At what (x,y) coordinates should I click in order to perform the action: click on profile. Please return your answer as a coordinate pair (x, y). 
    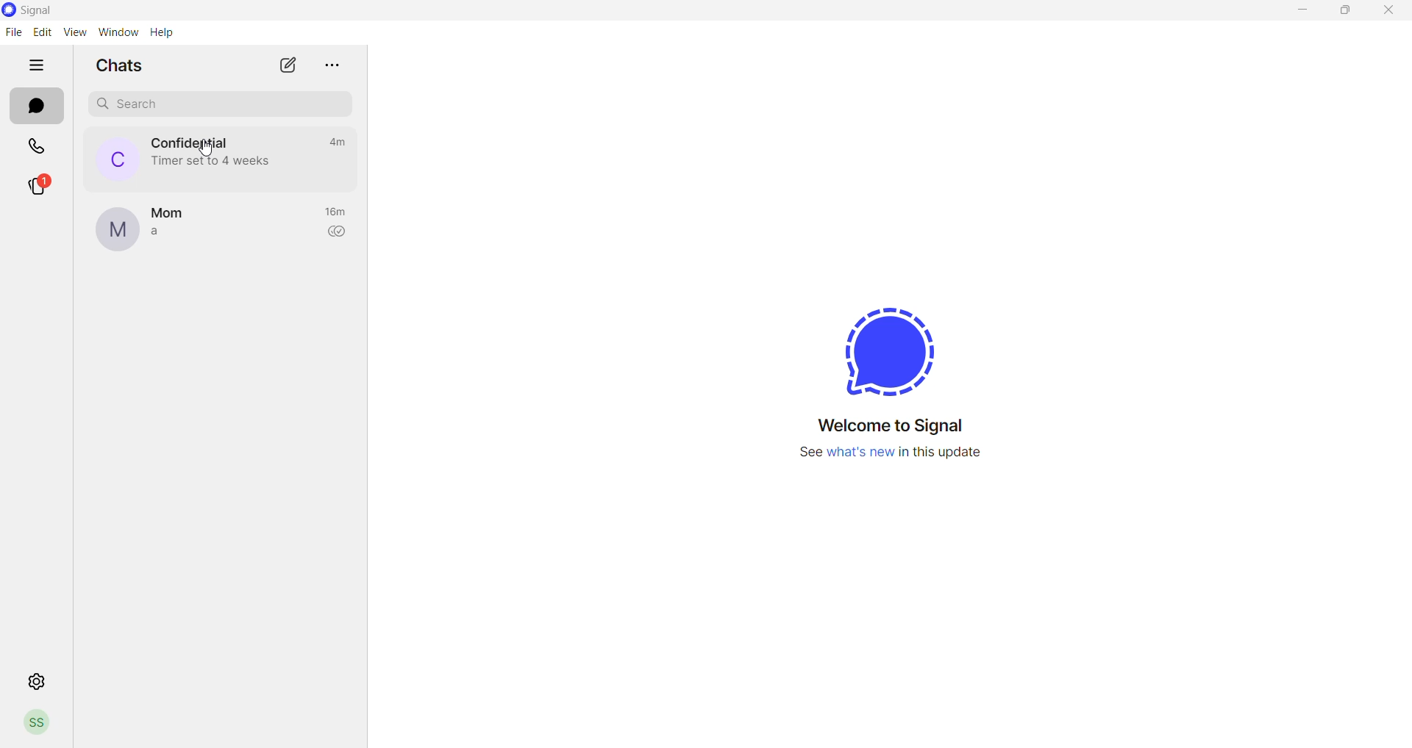
    Looking at the image, I should click on (43, 724).